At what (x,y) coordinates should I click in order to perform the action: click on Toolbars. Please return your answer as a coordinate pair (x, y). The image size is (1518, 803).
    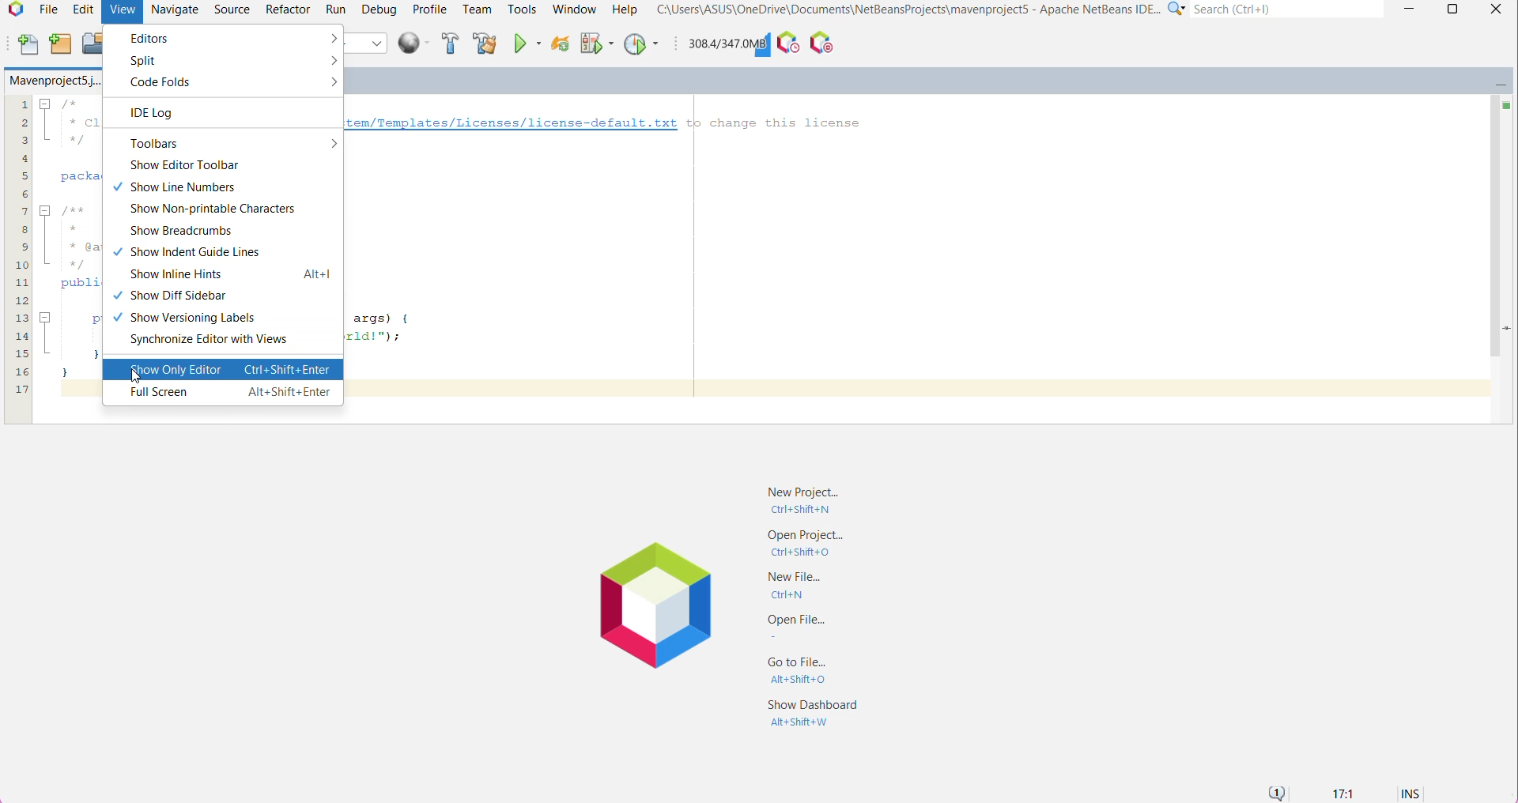
    Looking at the image, I should click on (228, 144).